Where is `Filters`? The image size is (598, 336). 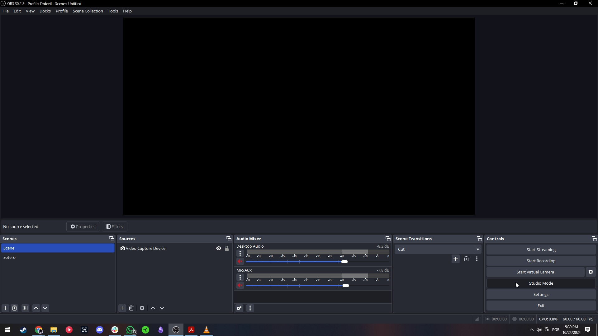 Filters is located at coordinates (115, 226).